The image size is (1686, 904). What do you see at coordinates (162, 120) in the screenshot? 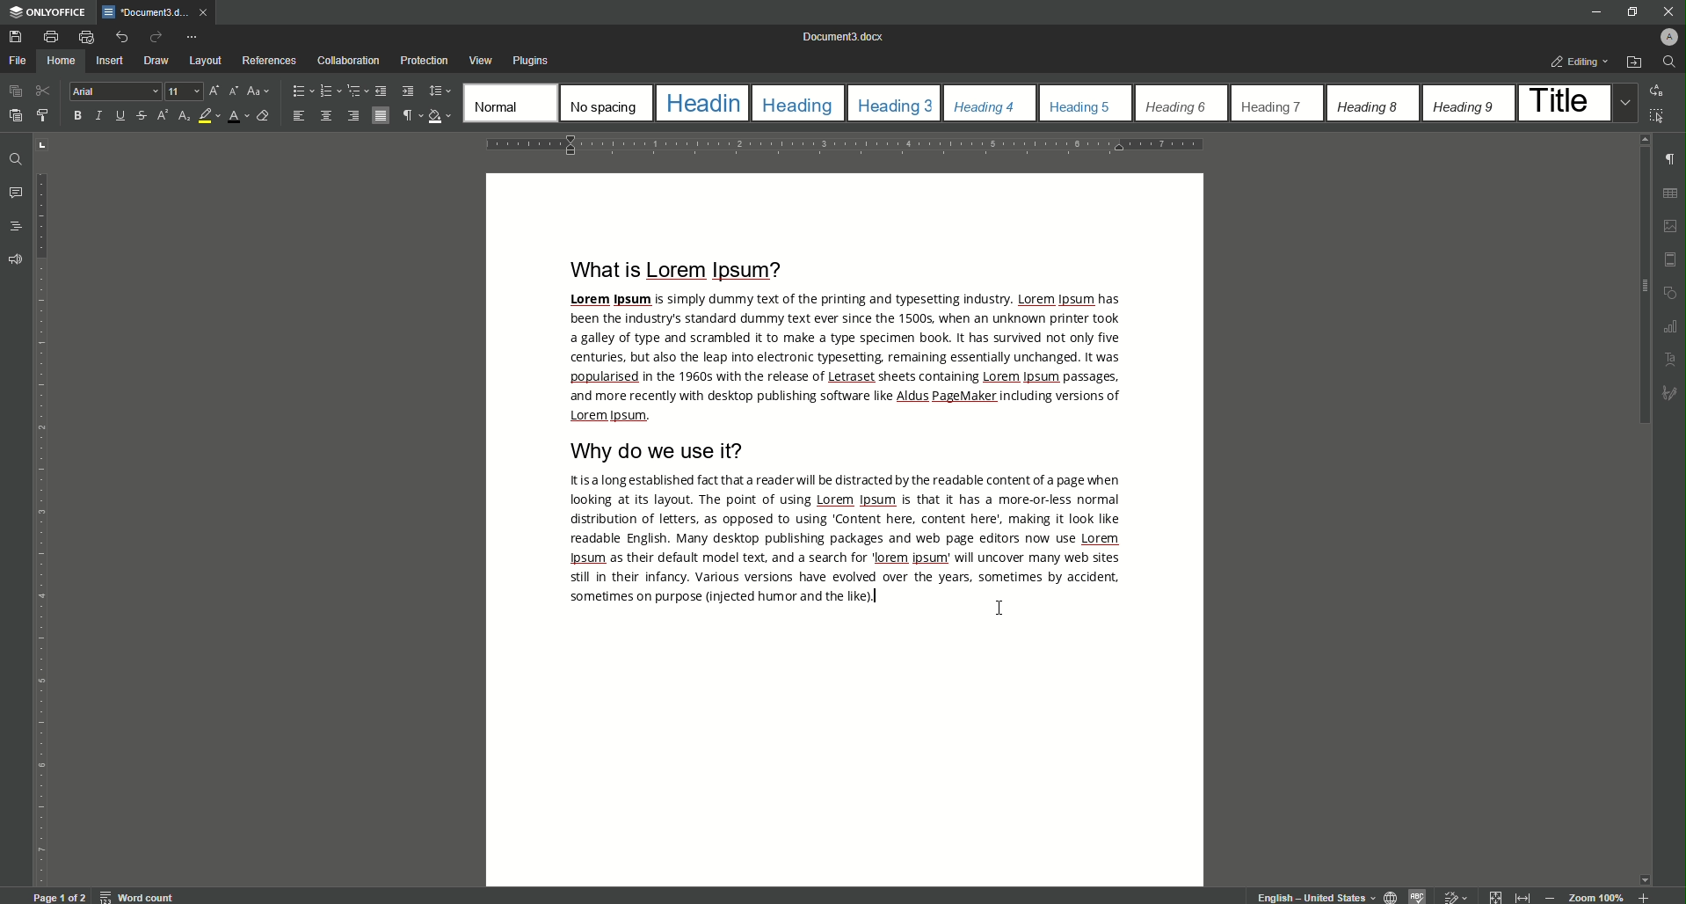
I see `Superscript` at bounding box center [162, 120].